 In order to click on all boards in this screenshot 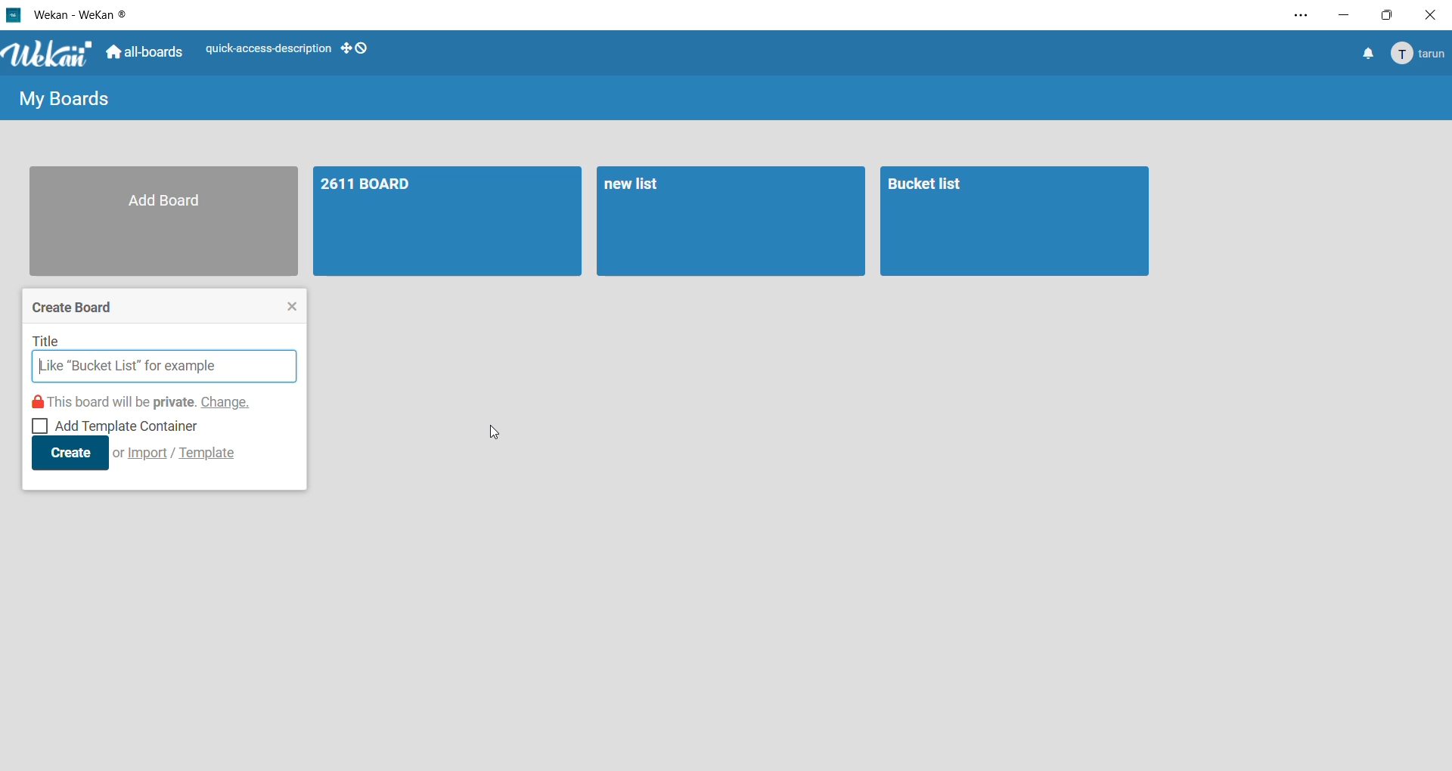, I will do `click(147, 53)`.